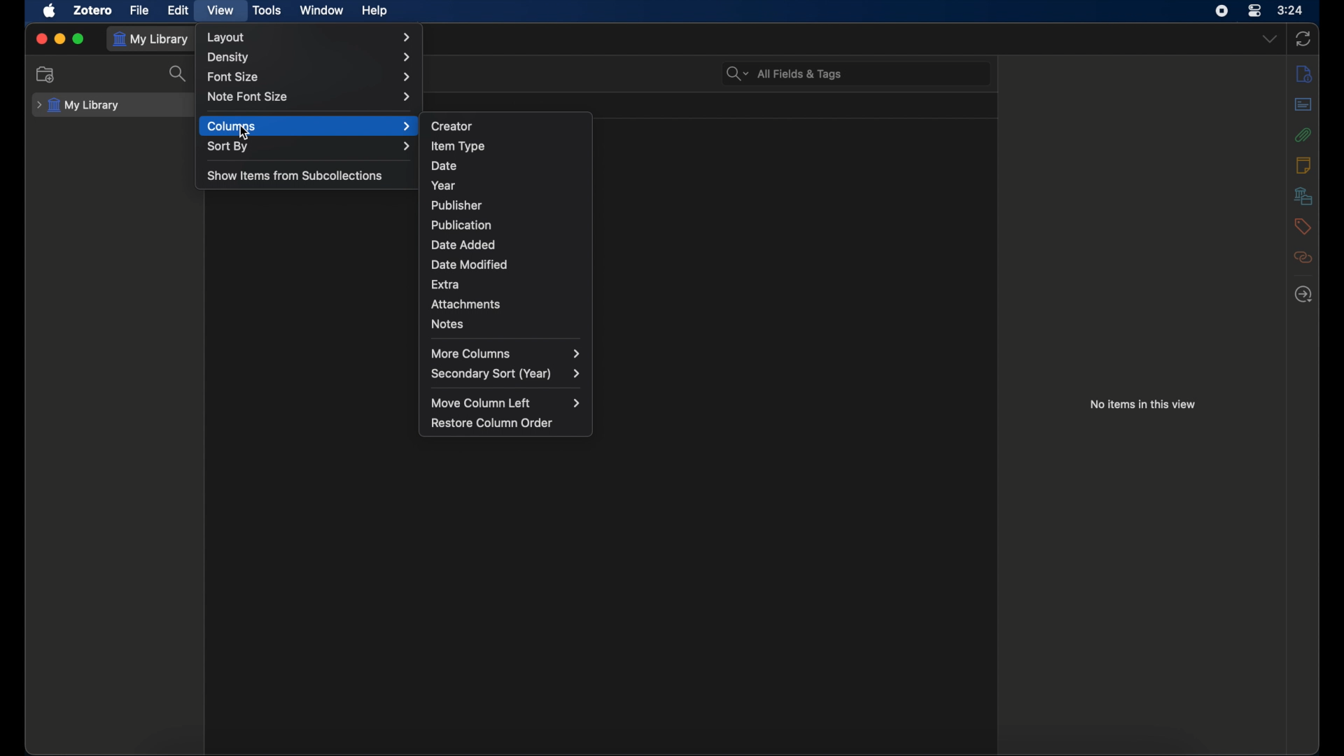 Image resolution: width=1344 pixels, height=756 pixels. What do you see at coordinates (92, 10) in the screenshot?
I see `zotero` at bounding box center [92, 10].